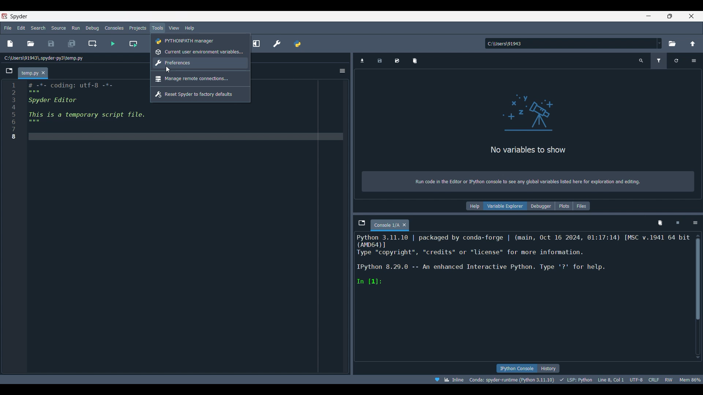  Describe the element at coordinates (19, 16) in the screenshot. I see `Software name` at that location.